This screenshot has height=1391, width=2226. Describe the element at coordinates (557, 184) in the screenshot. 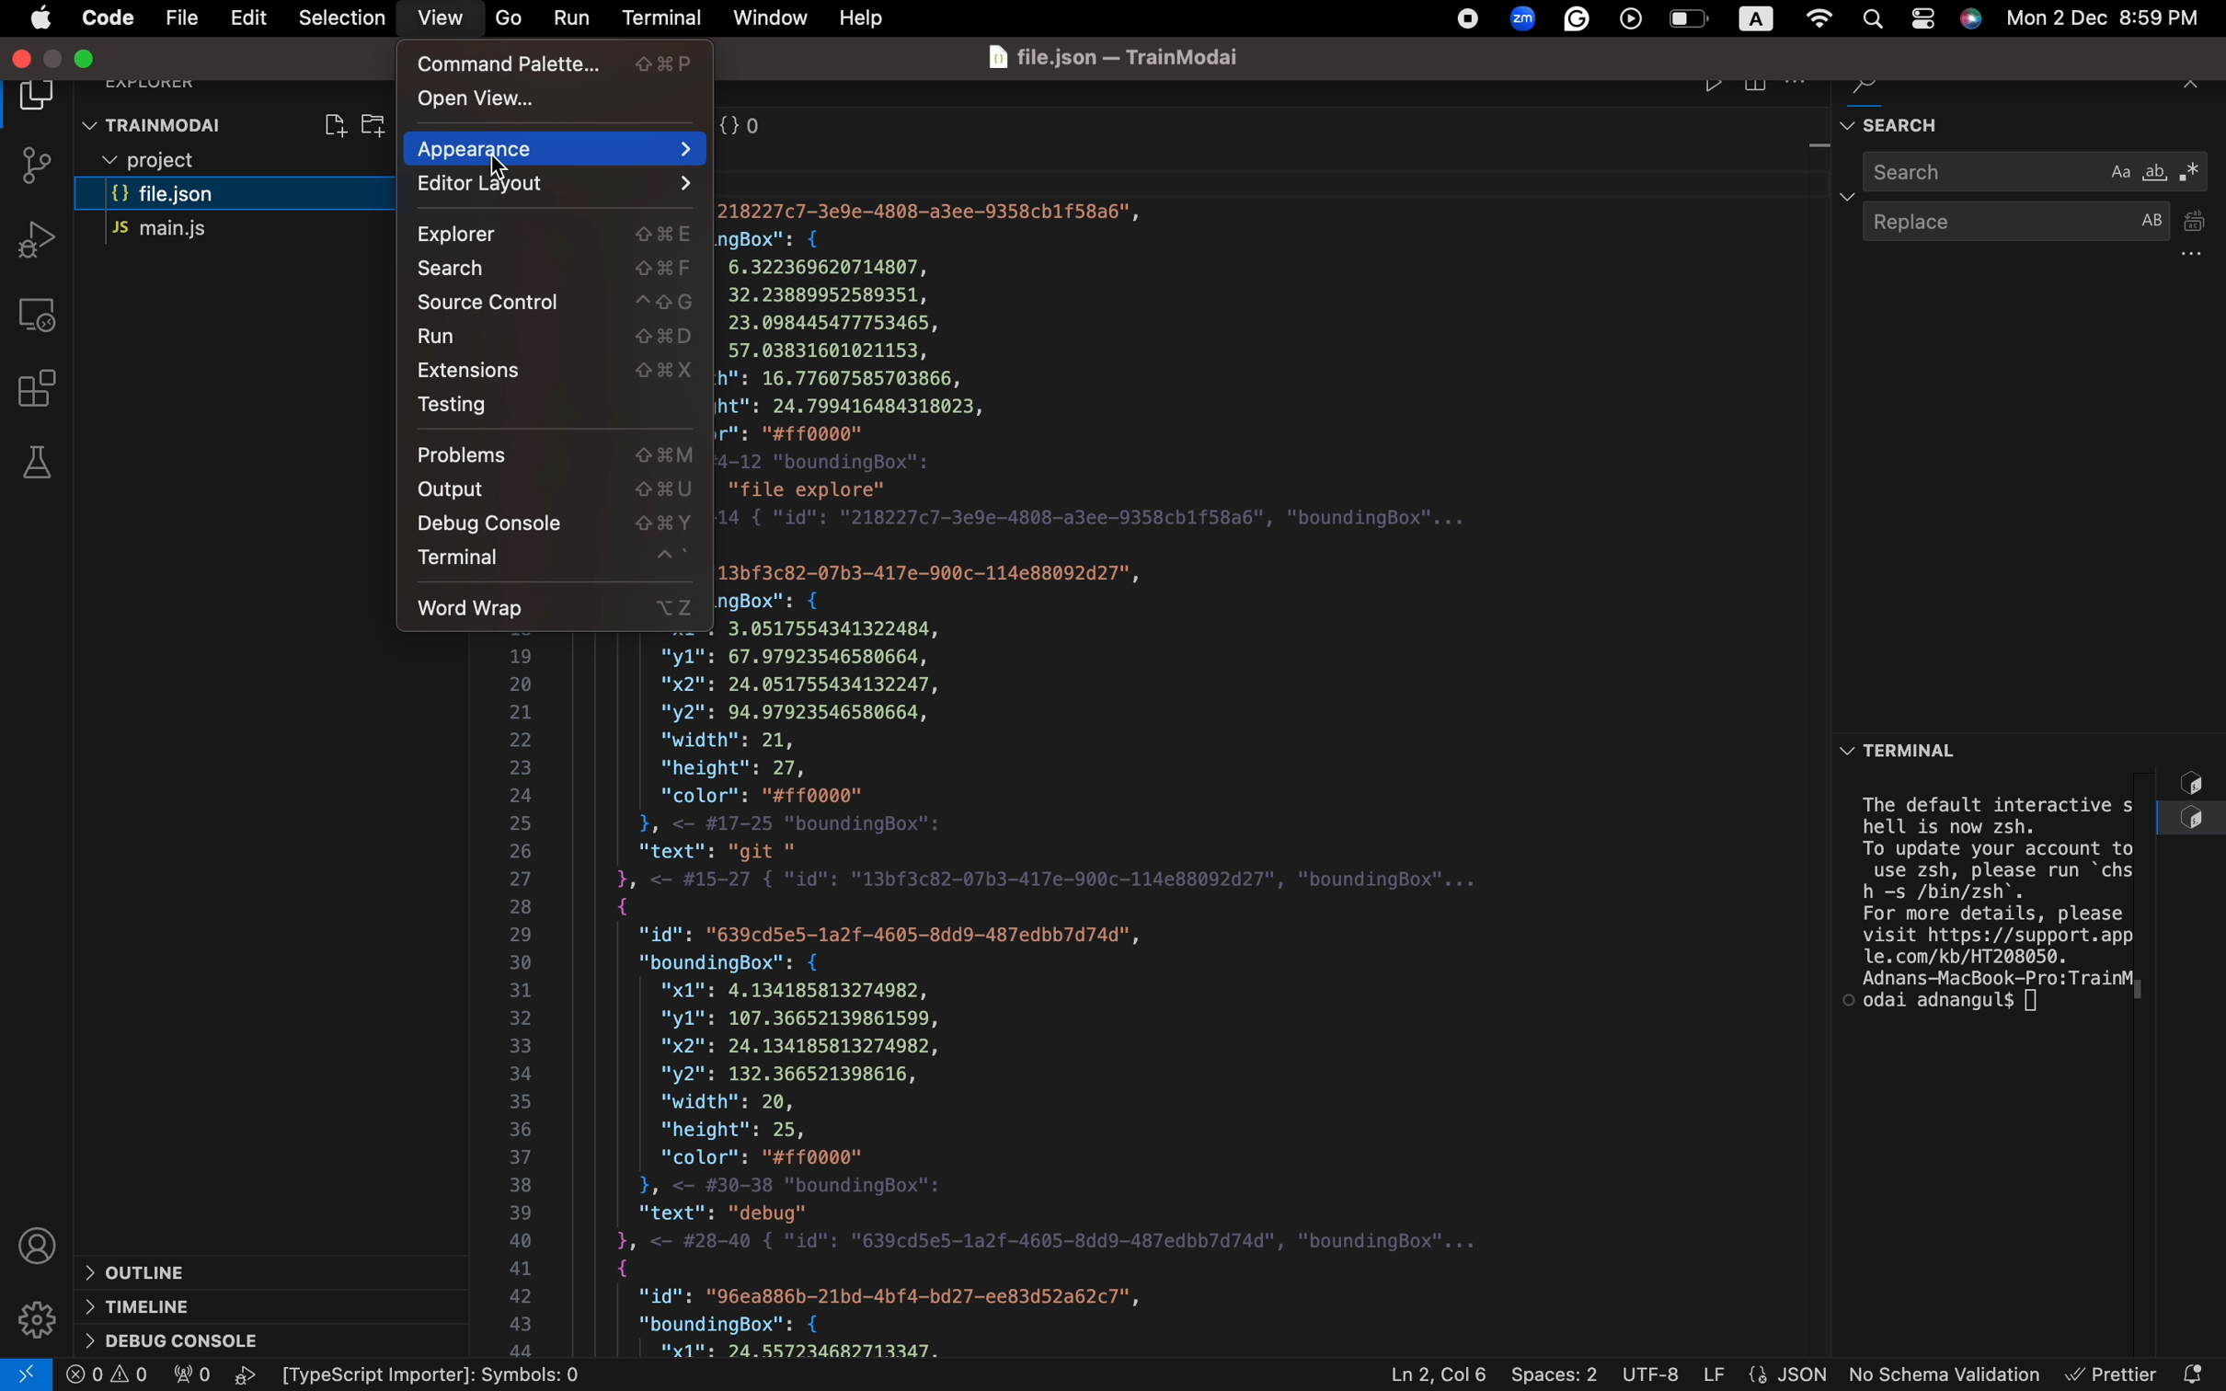

I see `editor layout` at that location.